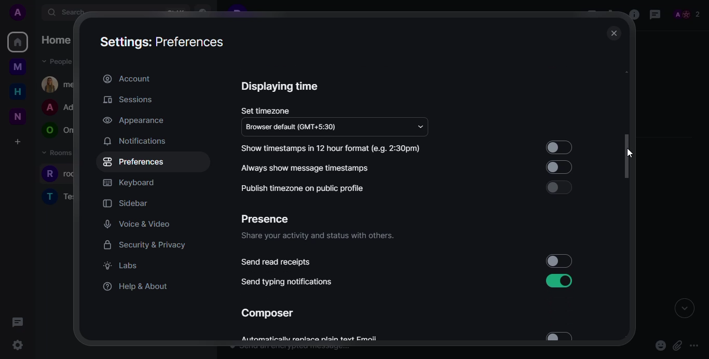 This screenshot has height=359, width=709. I want to click on Toggle button, so click(555, 282).